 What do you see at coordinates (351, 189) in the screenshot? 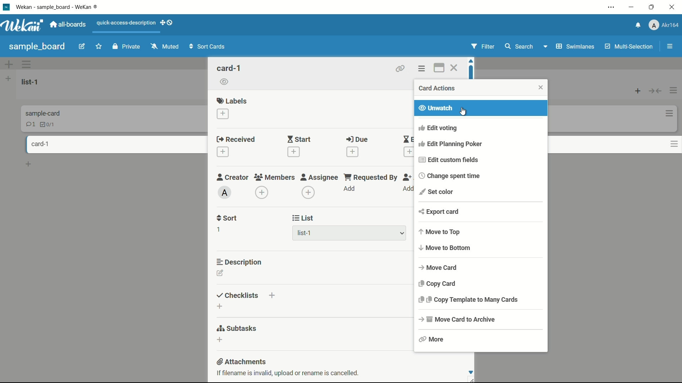
I see `add` at bounding box center [351, 189].